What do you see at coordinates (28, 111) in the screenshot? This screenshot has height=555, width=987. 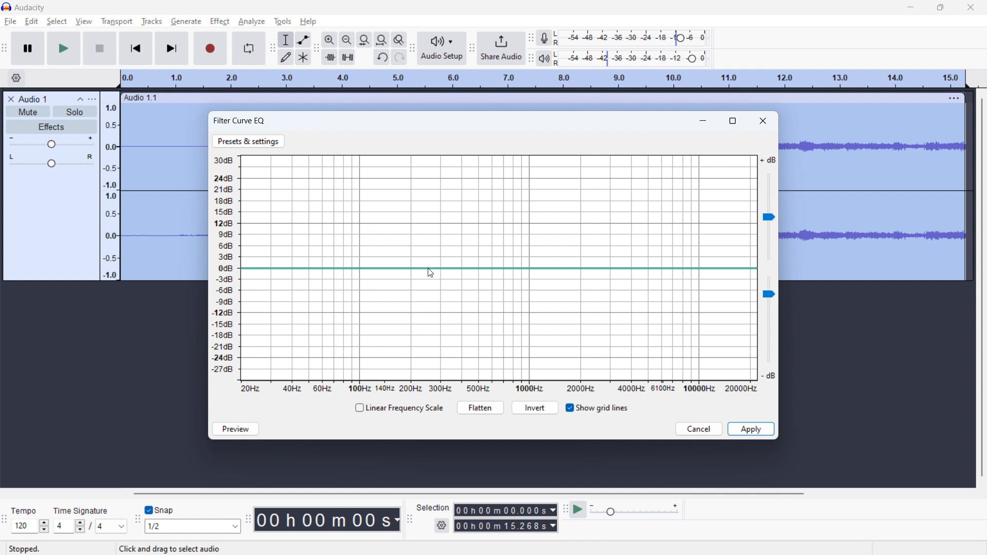 I see `mute` at bounding box center [28, 111].